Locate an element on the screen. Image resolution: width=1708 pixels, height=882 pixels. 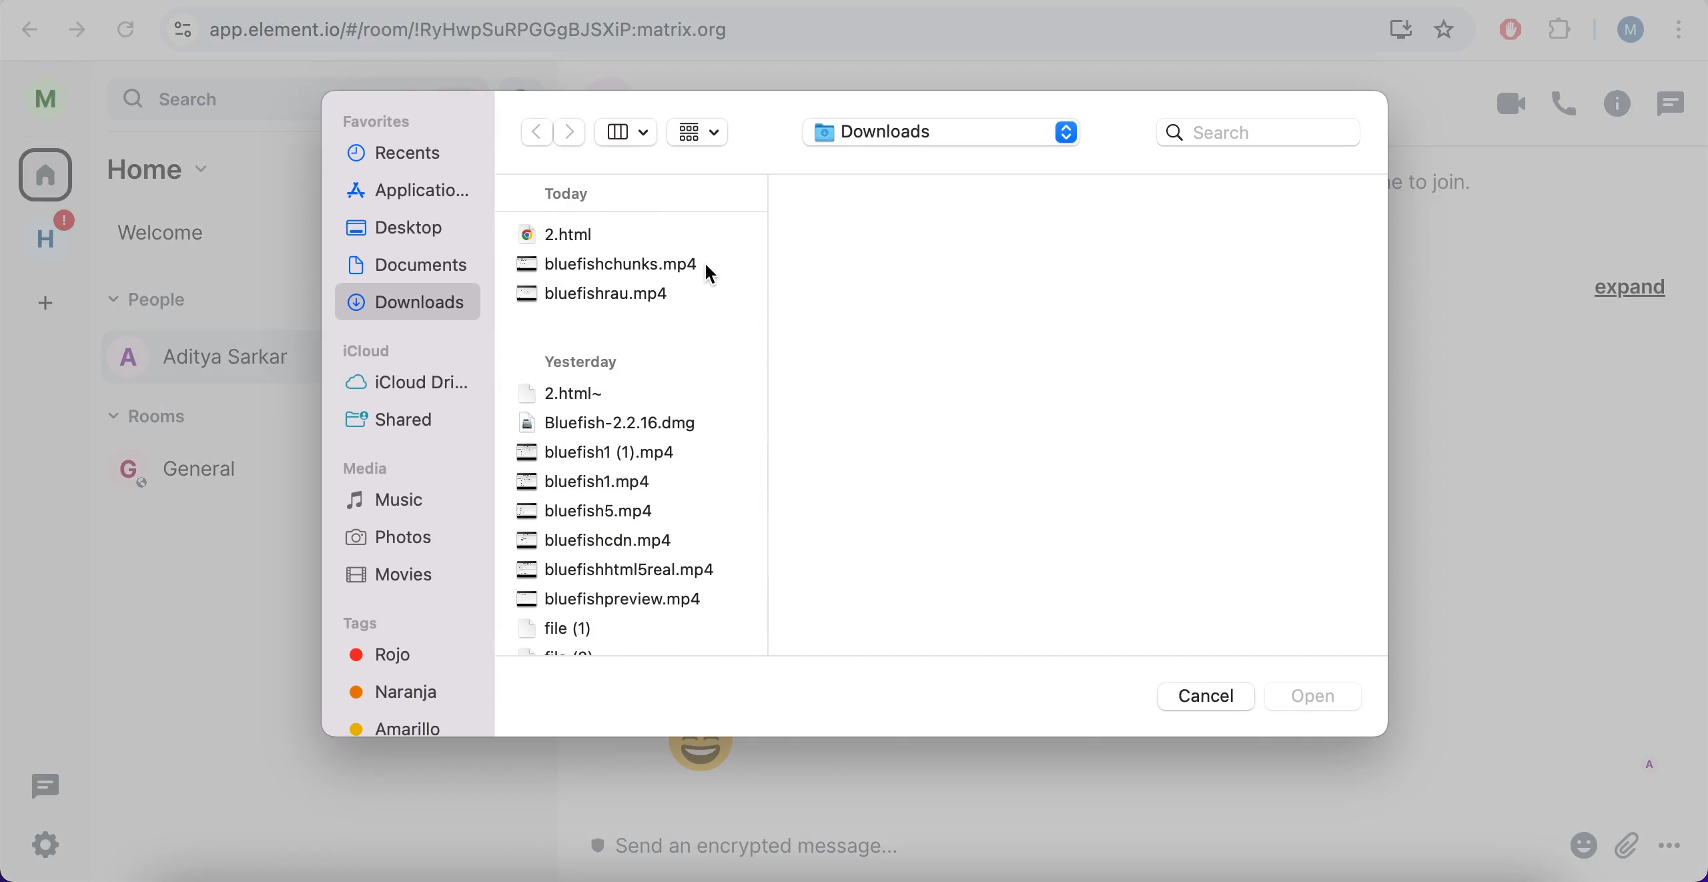
bluefish1 (1).mp4 is located at coordinates (611, 452).